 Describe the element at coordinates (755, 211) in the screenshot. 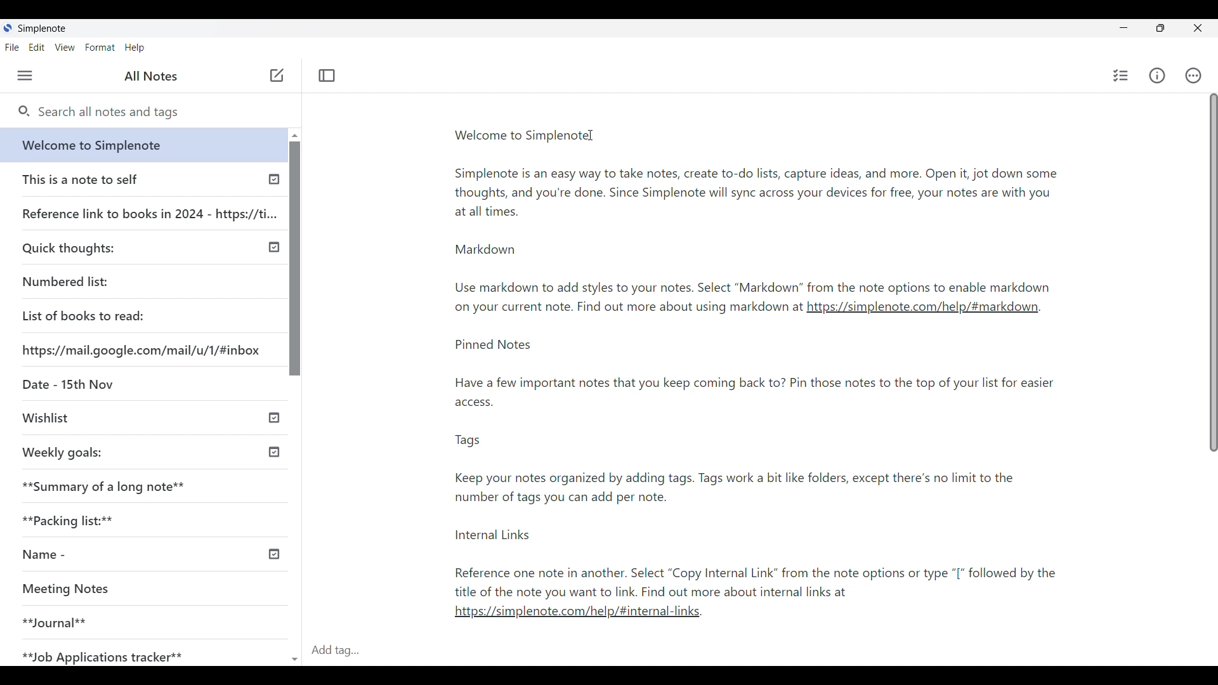

I see `Current note text` at that location.